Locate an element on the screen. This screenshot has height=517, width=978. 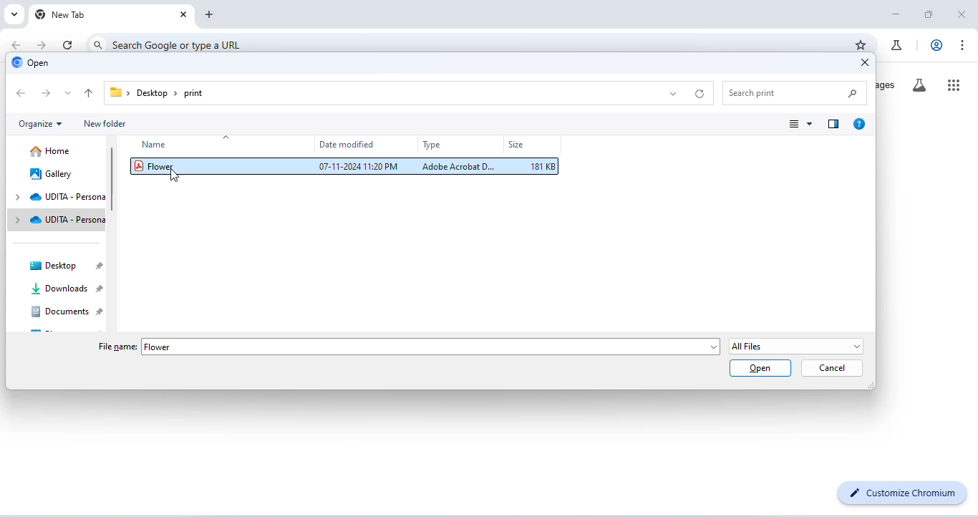
change view is located at coordinates (801, 123).